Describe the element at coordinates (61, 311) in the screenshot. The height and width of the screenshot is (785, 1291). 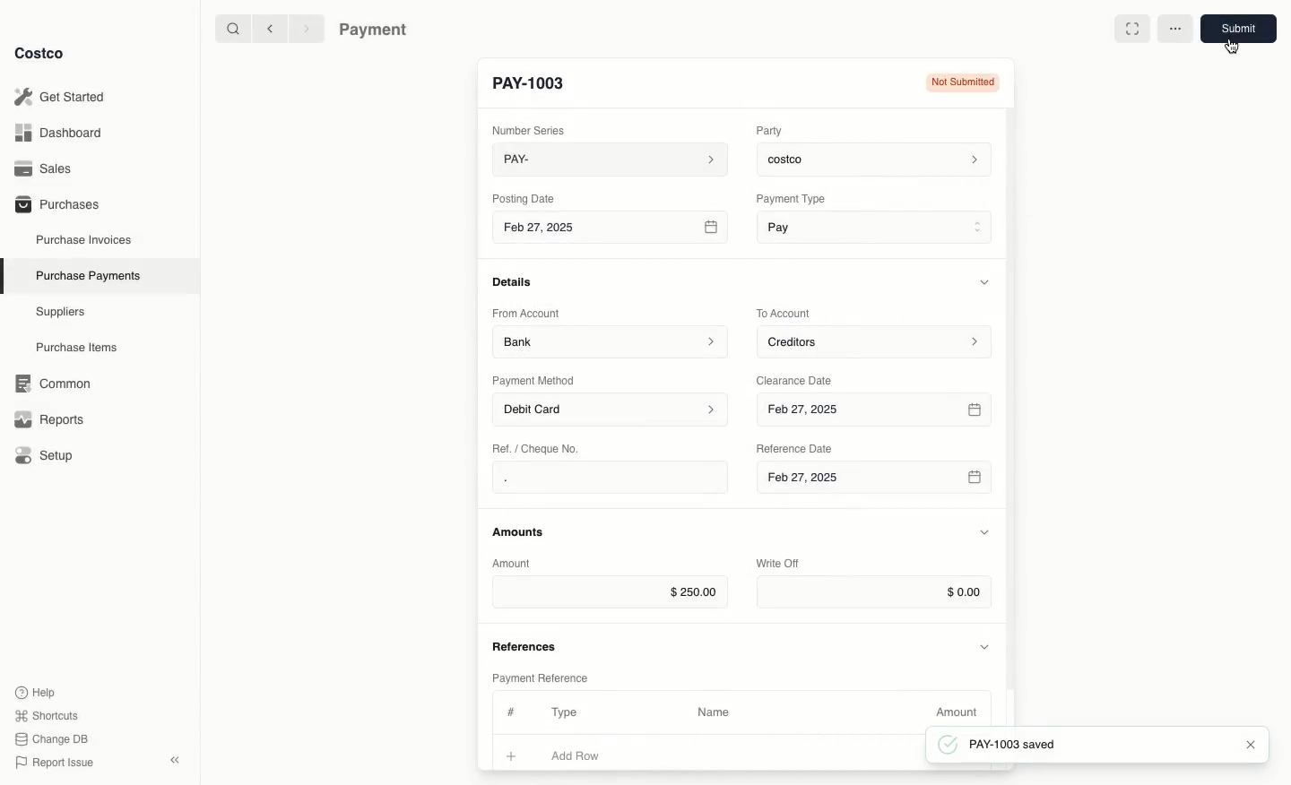
I see `Suppliers` at that location.